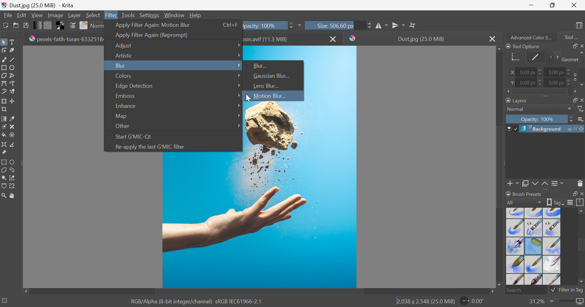 This screenshot has height=307, width=585. What do you see at coordinates (574, 77) in the screenshot?
I see `Icon` at bounding box center [574, 77].